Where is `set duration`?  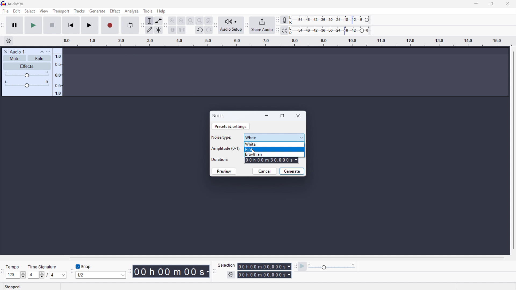
set duration is located at coordinates (272, 161).